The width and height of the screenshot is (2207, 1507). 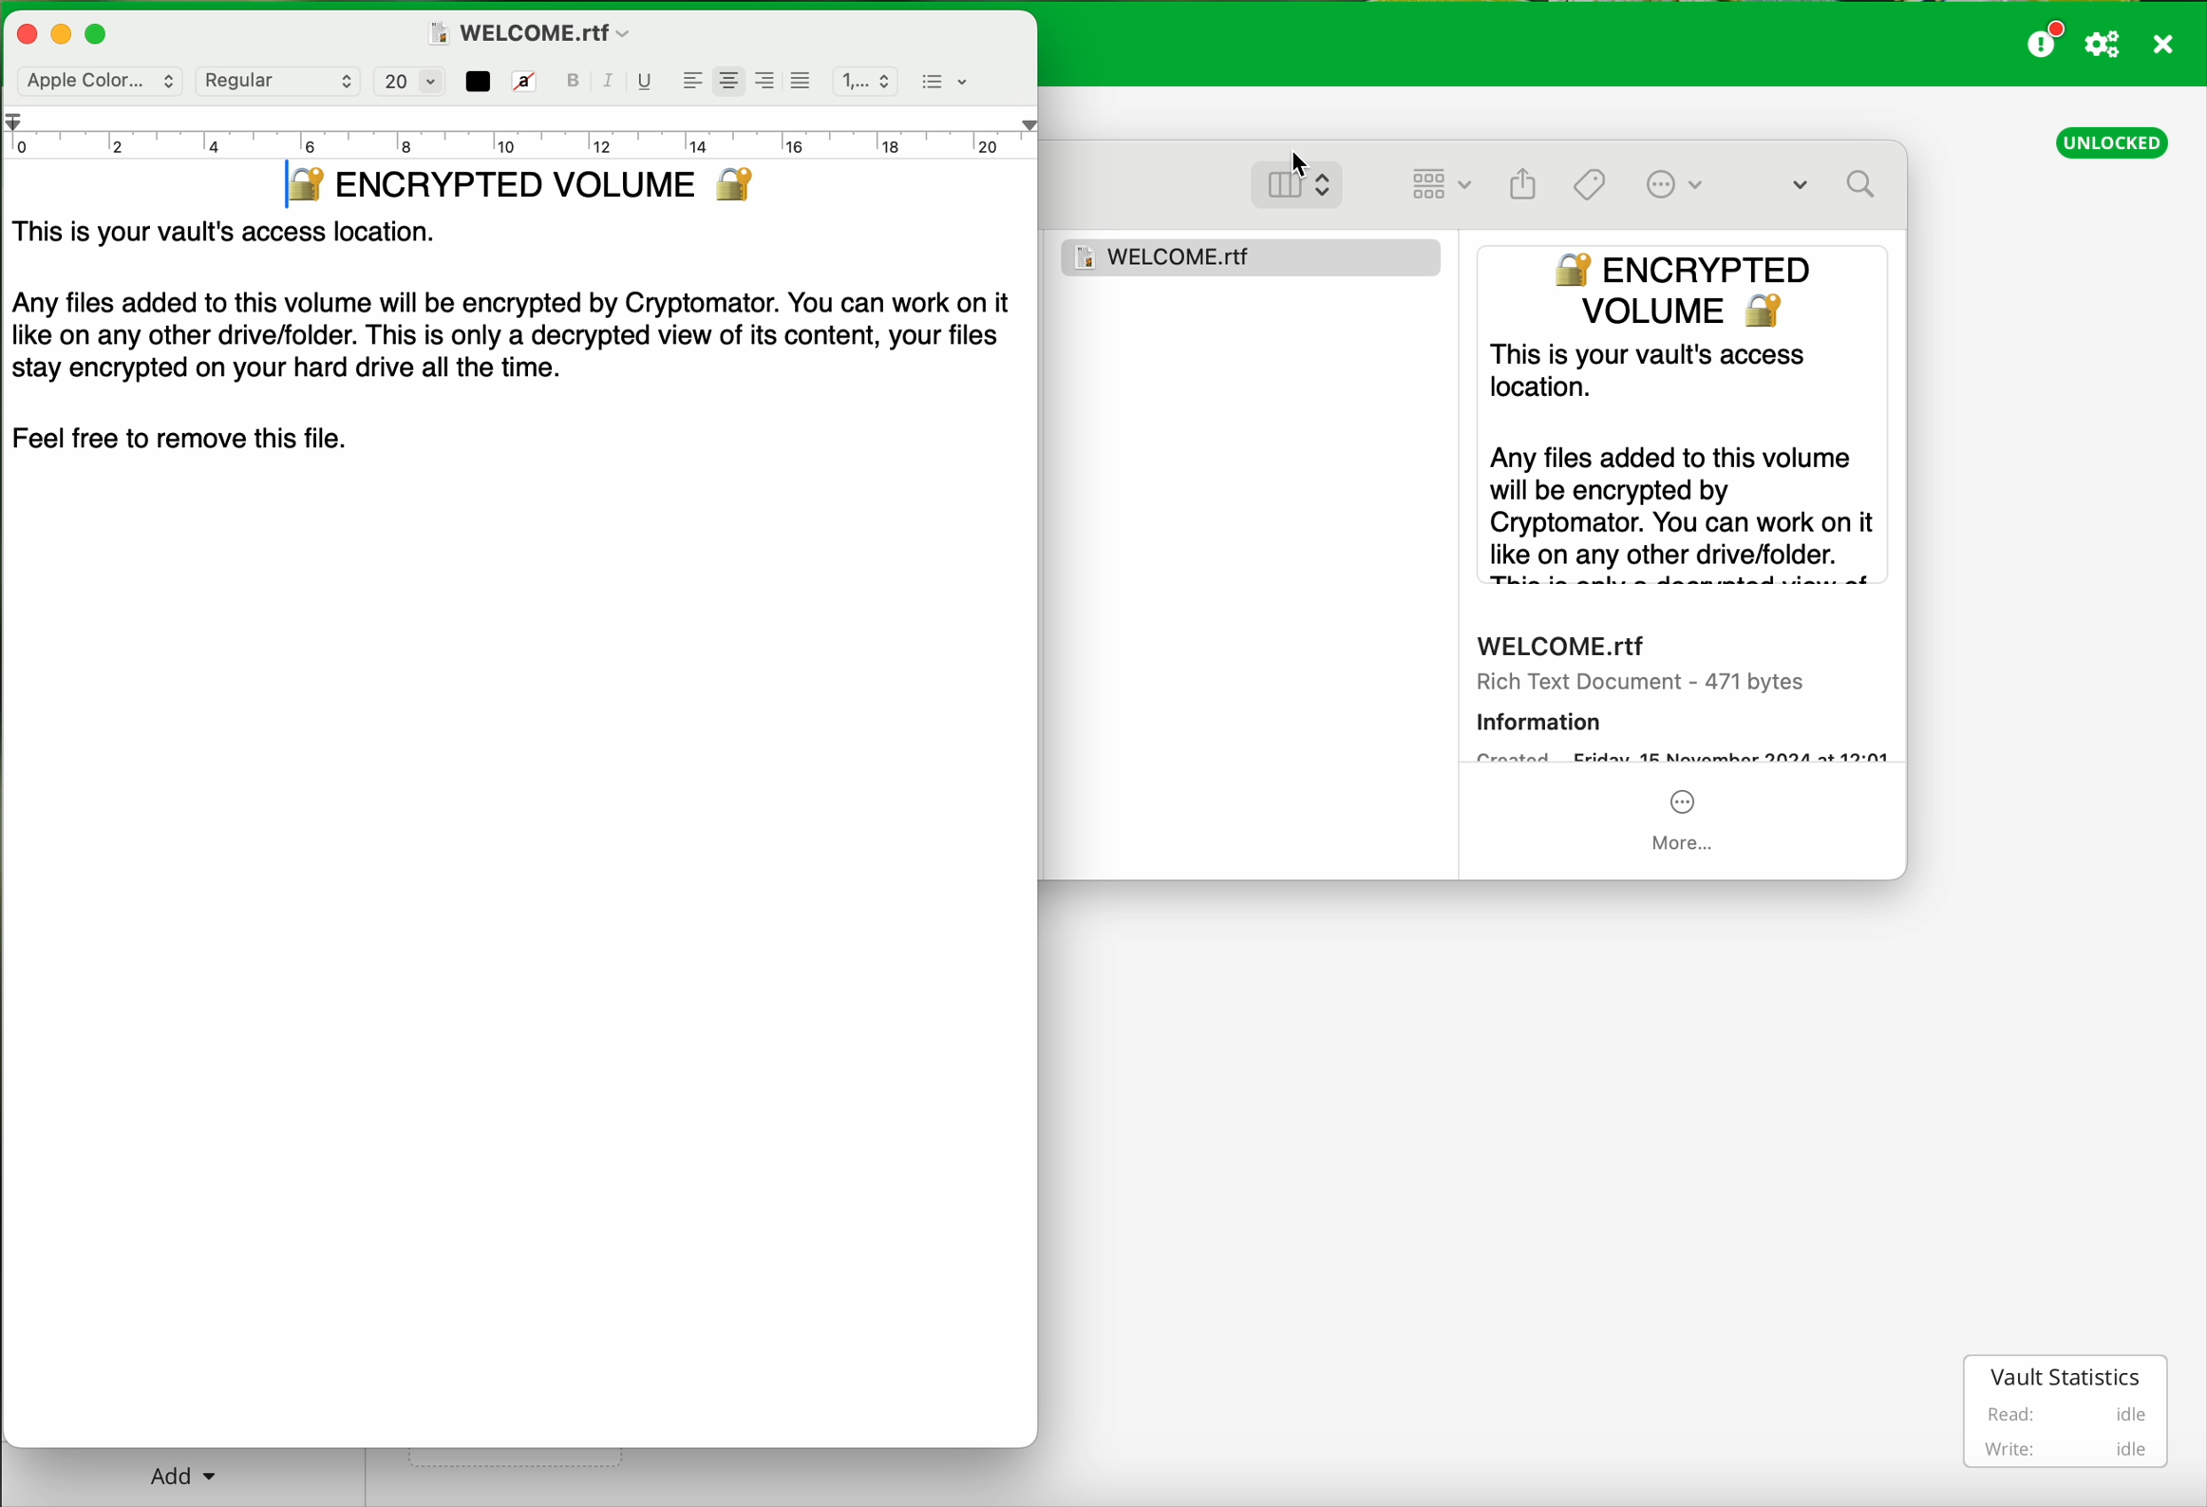 What do you see at coordinates (802, 80) in the screenshot?
I see `justified` at bounding box center [802, 80].